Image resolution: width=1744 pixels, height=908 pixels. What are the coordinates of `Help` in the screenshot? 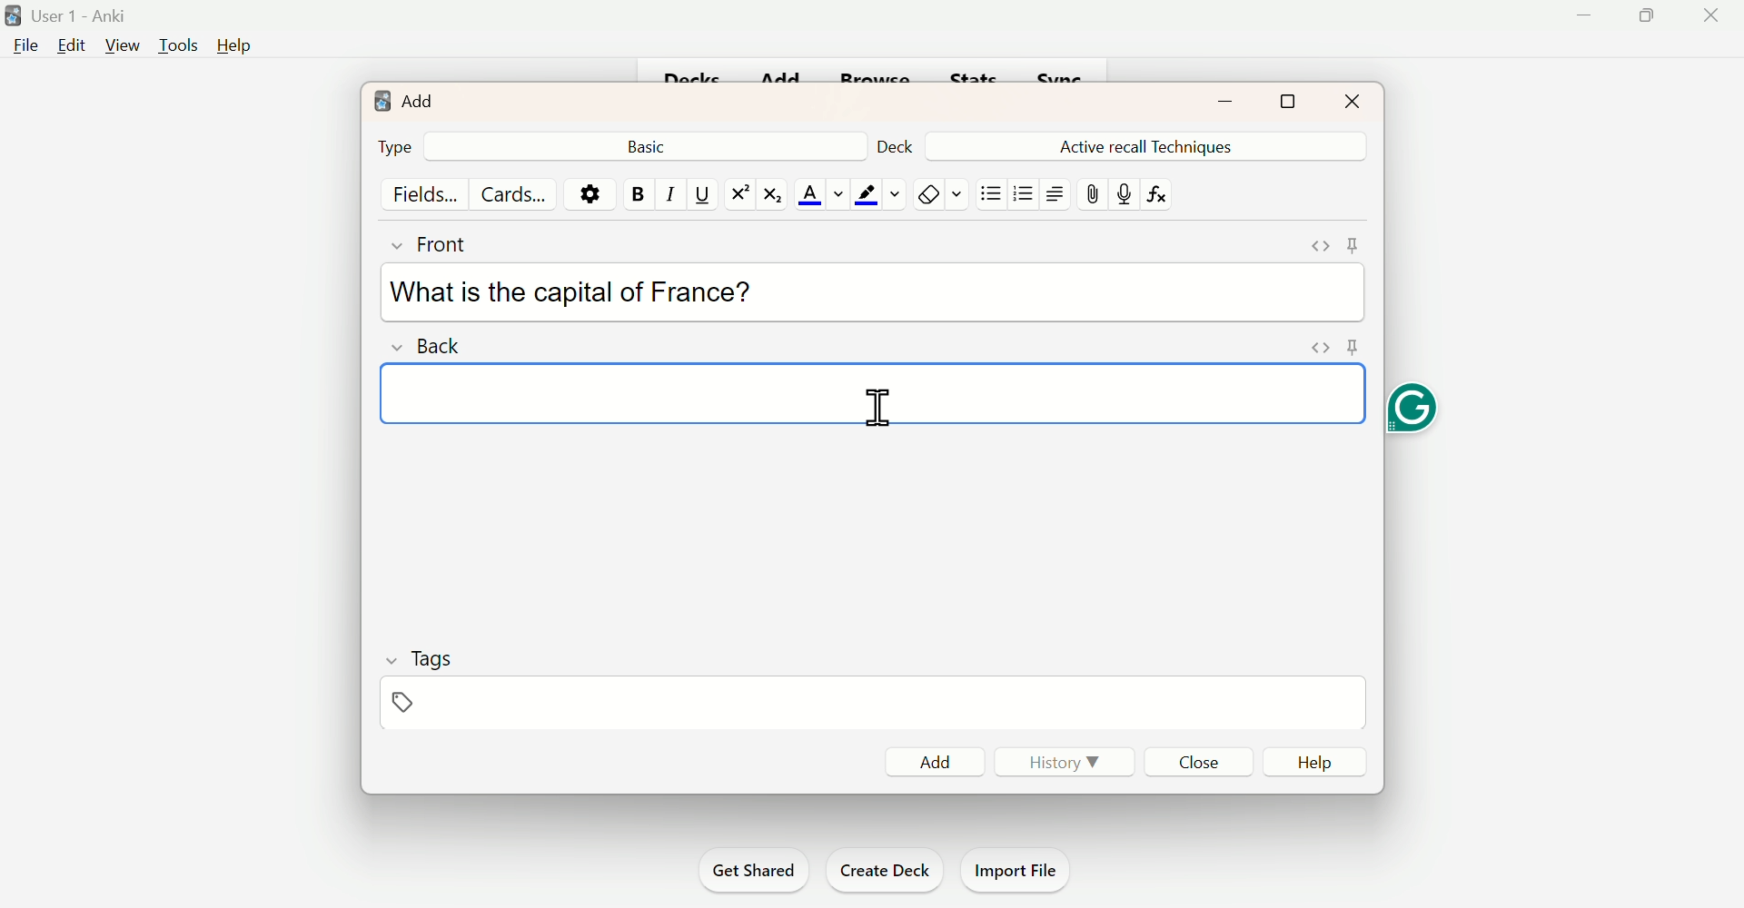 It's located at (235, 47).